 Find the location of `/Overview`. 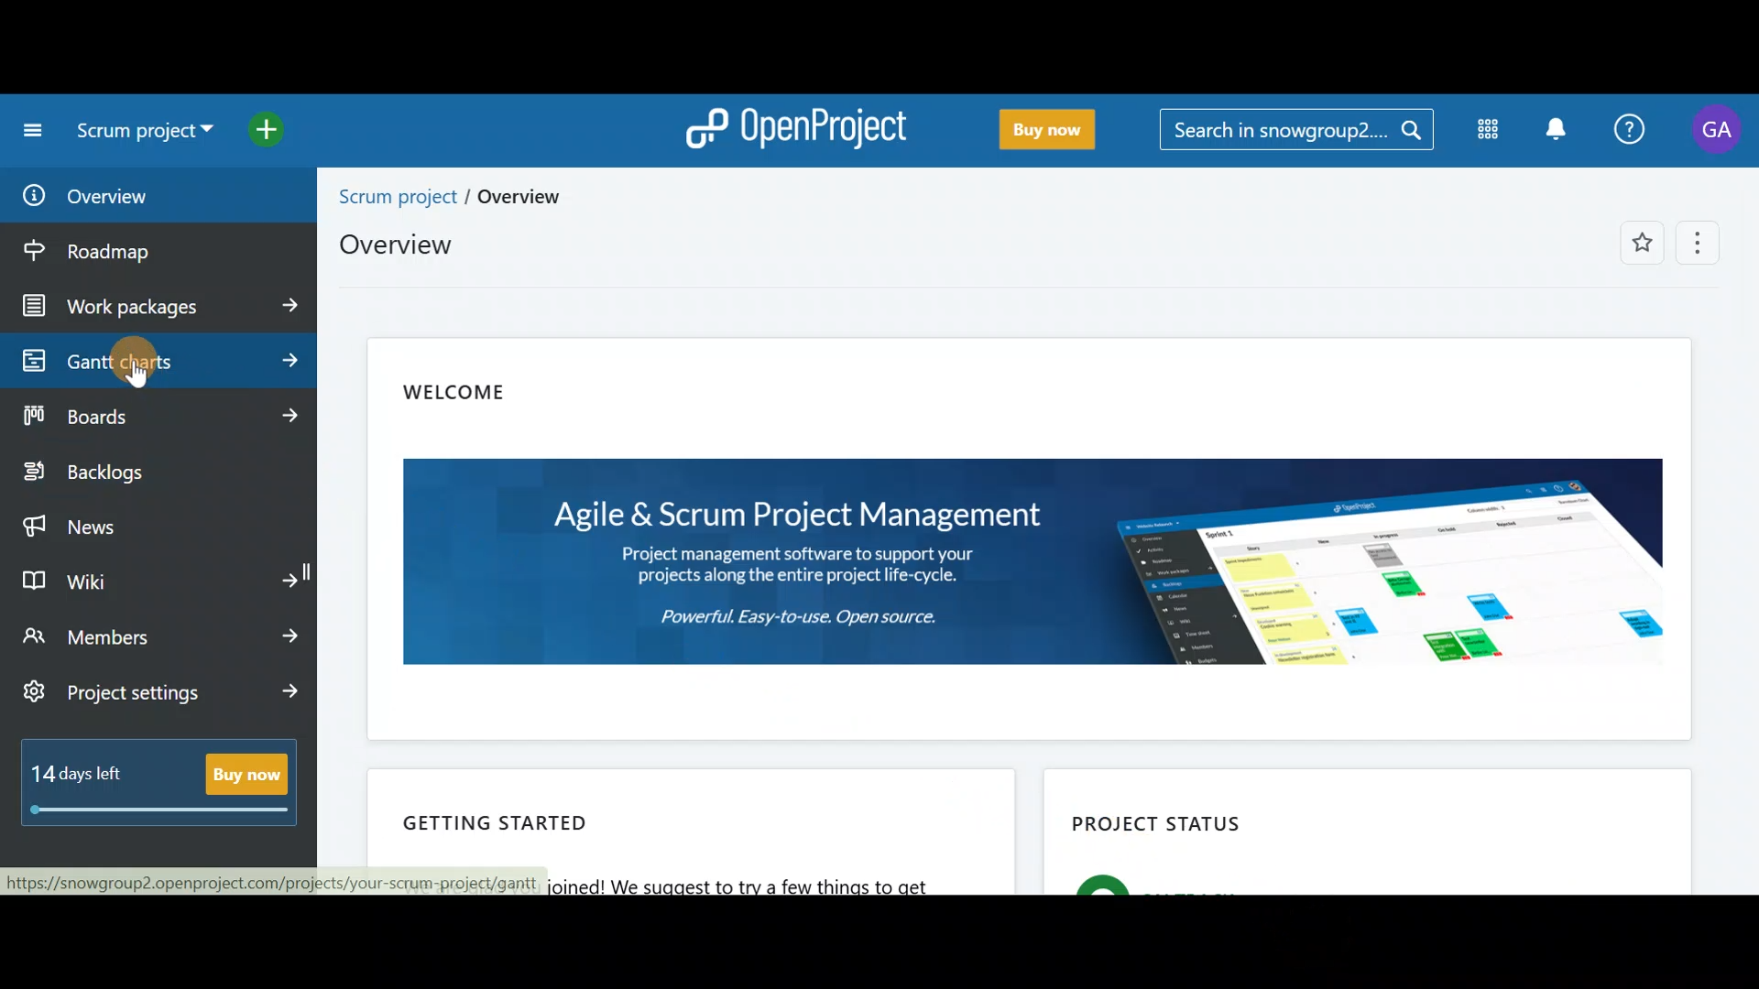

/Overview is located at coordinates (511, 196).